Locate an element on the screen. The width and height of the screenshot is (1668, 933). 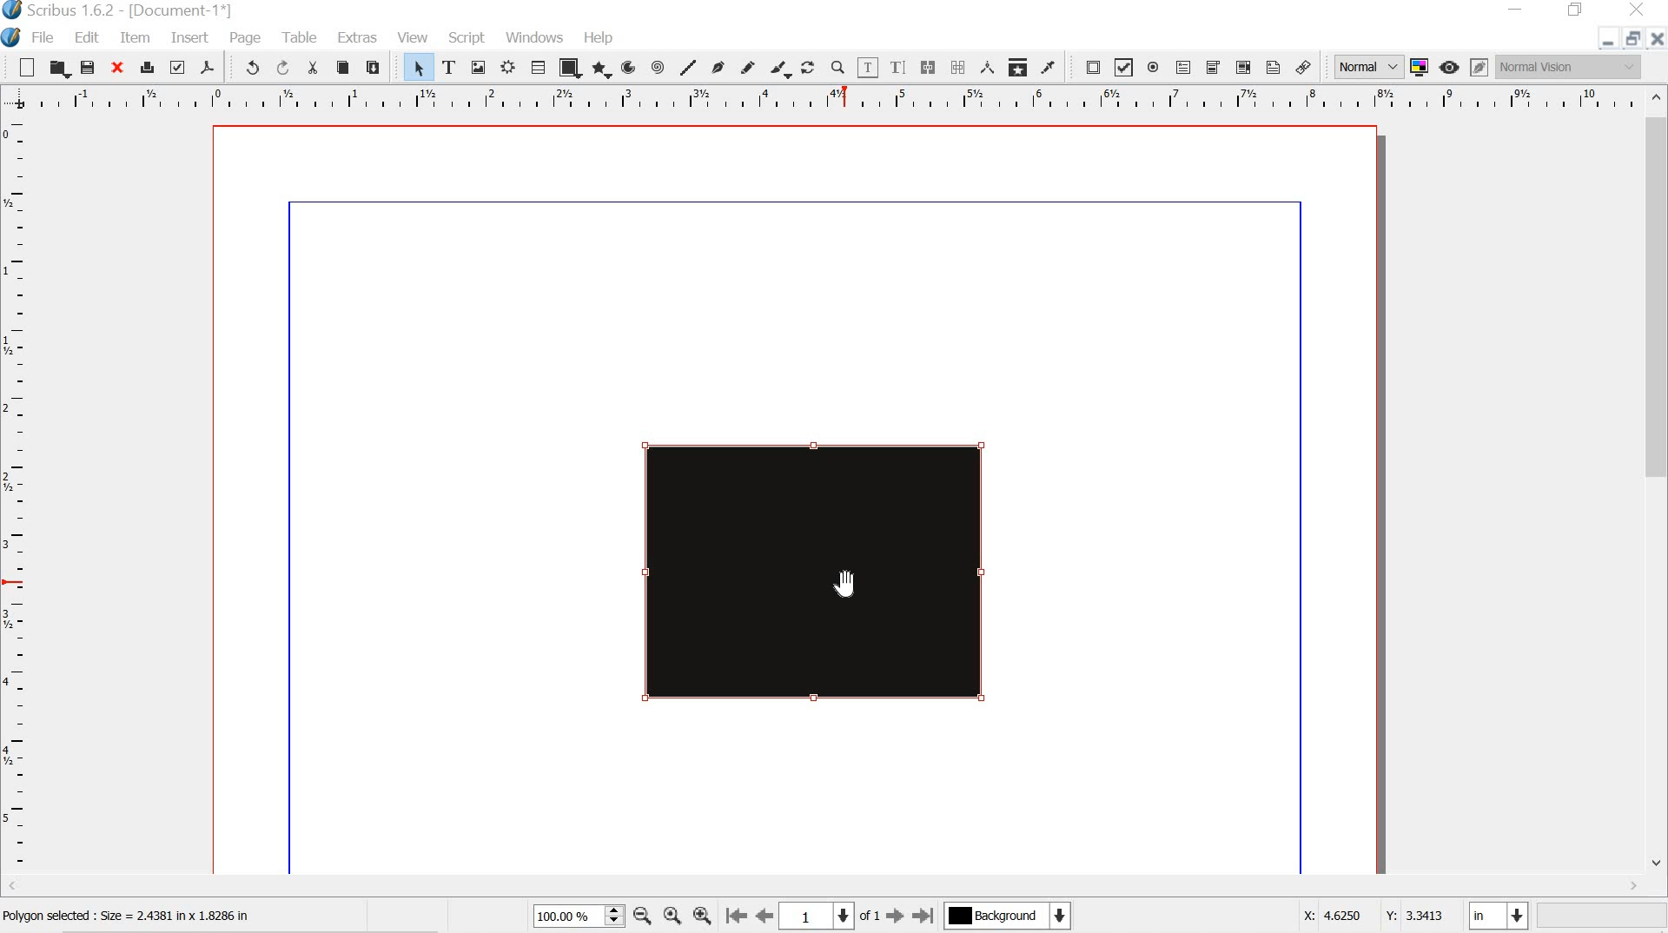
copy is located at coordinates (342, 67).